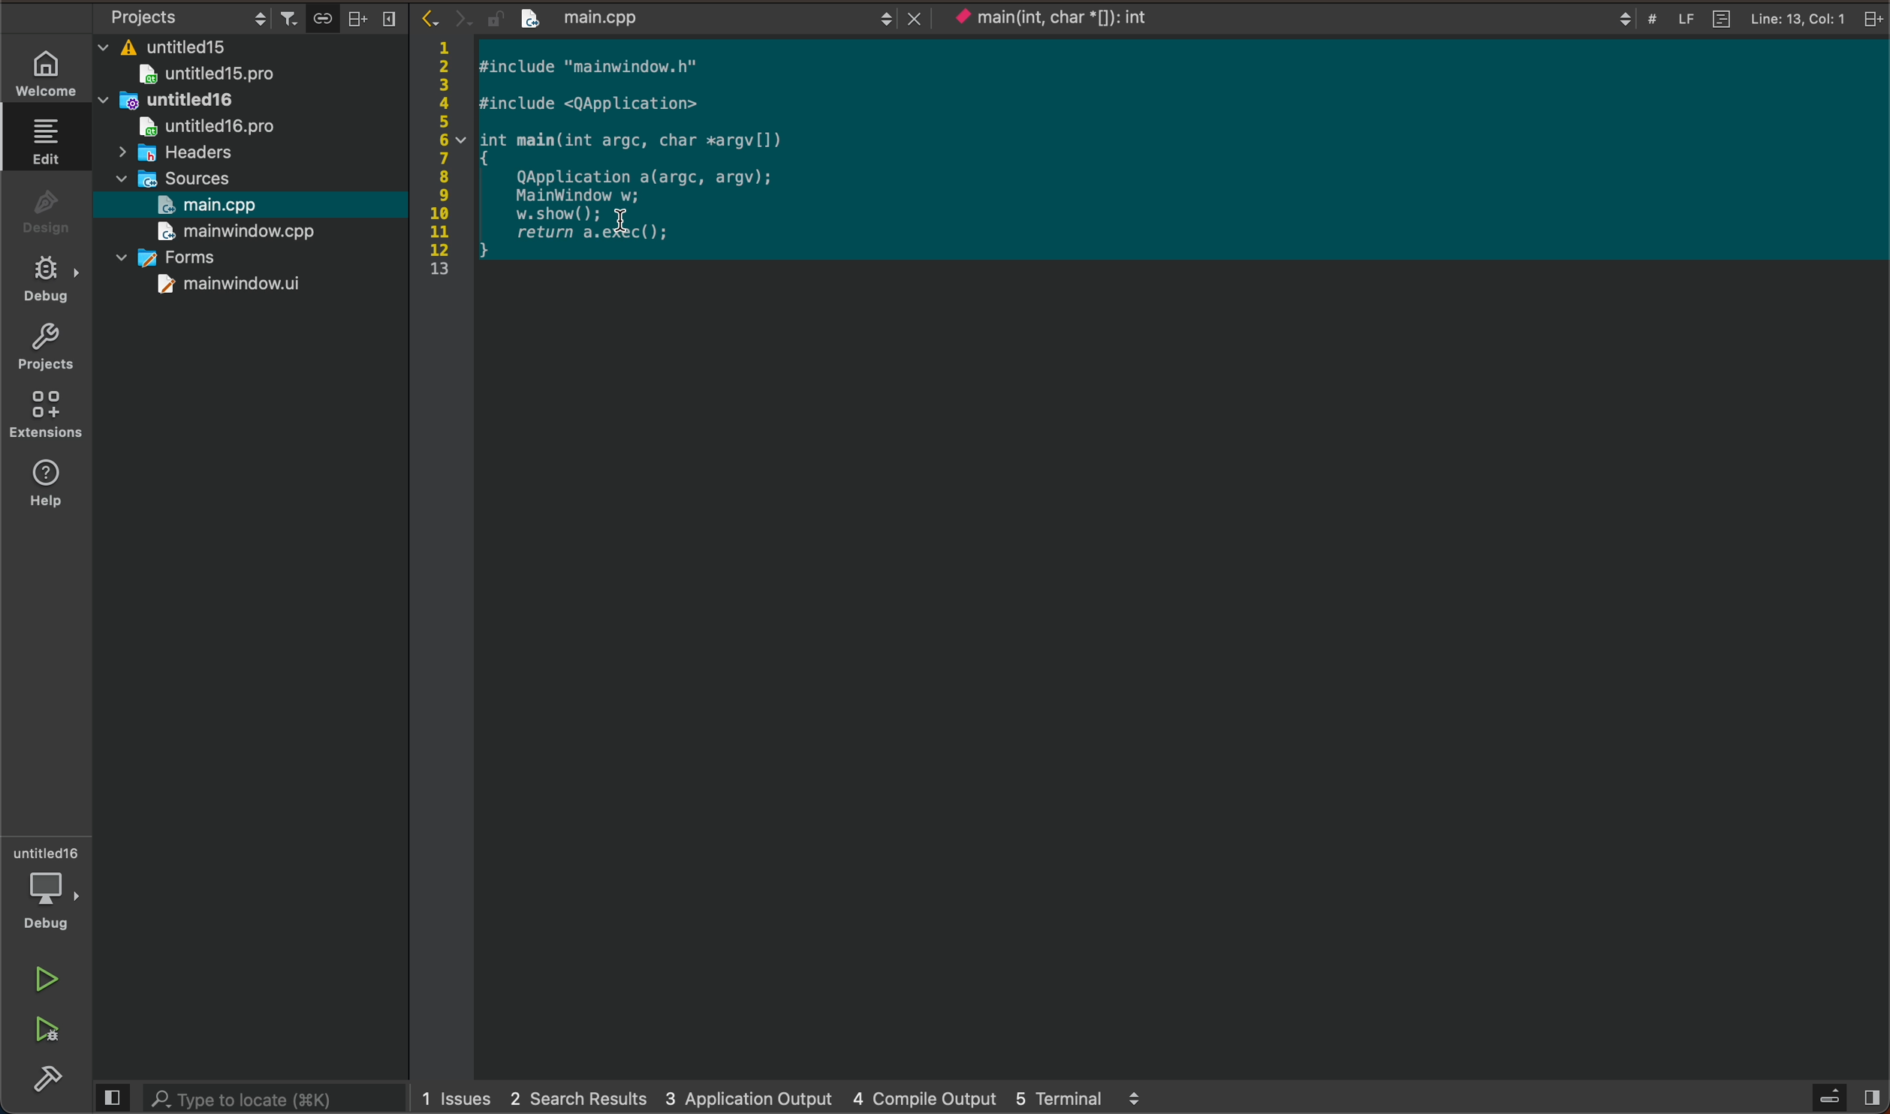  What do you see at coordinates (206, 103) in the screenshot?
I see `untitled16` at bounding box center [206, 103].